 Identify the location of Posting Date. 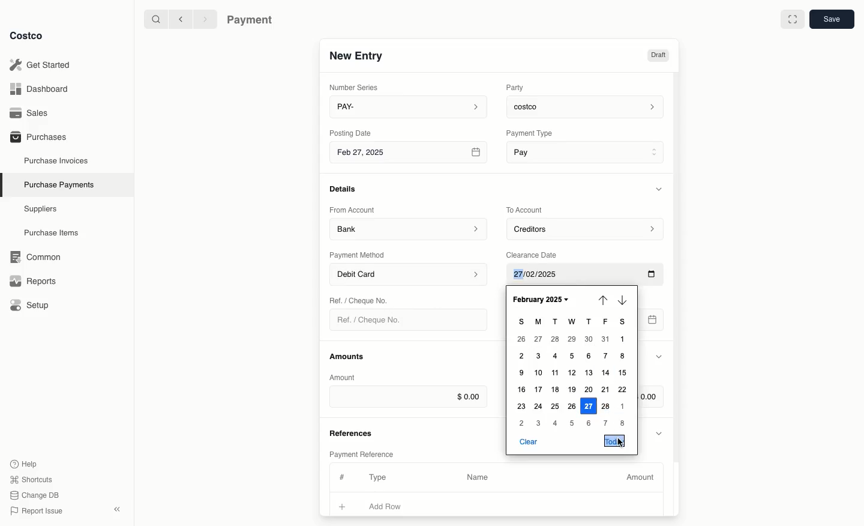
(352, 132).